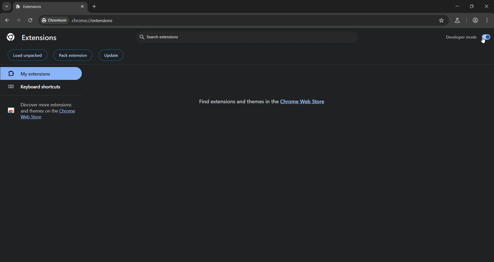 The image size is (494, 262). Describe the element at coordinates (32, 37) in the screenshot. I see `extensions` at that location.